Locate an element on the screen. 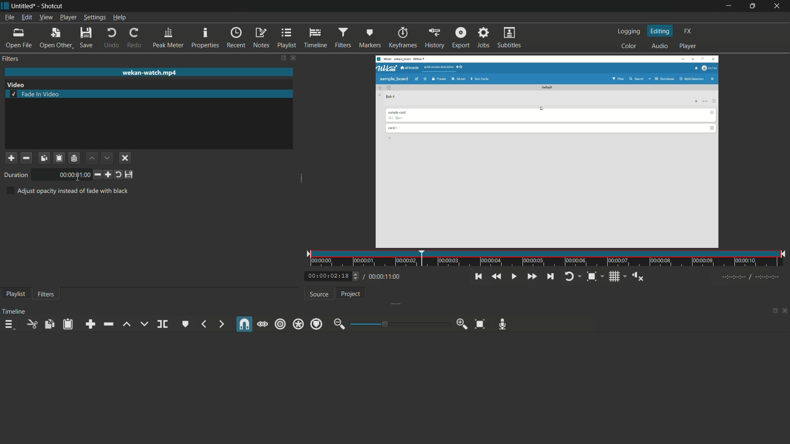  save filter set is located at coordinates (75, 158).